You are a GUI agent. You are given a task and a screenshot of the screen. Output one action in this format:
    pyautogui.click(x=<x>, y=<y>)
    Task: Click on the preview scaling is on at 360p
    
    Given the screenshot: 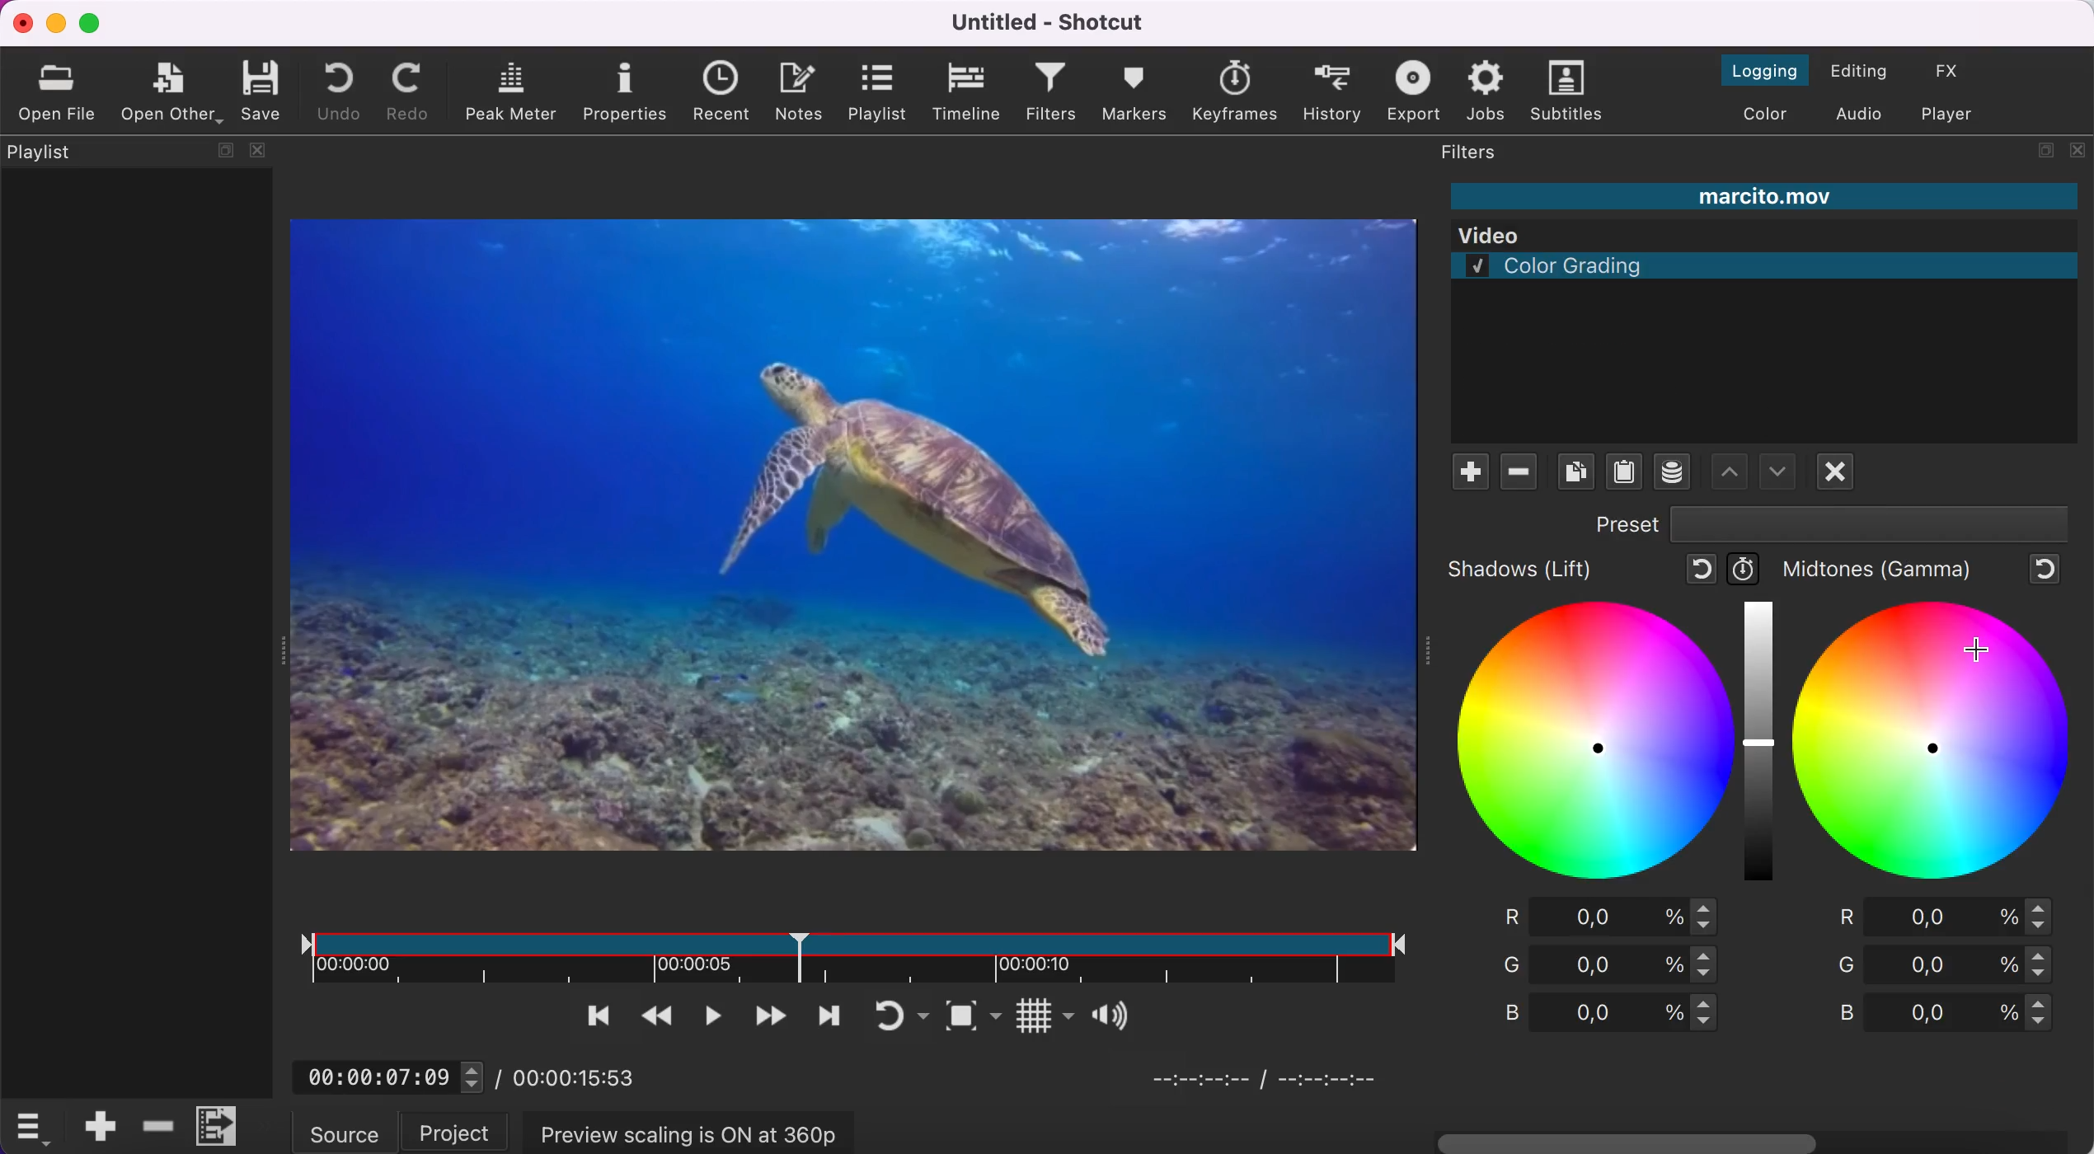 What is the action you would take?
    pyautogui.click(x=684, y=1133)
    